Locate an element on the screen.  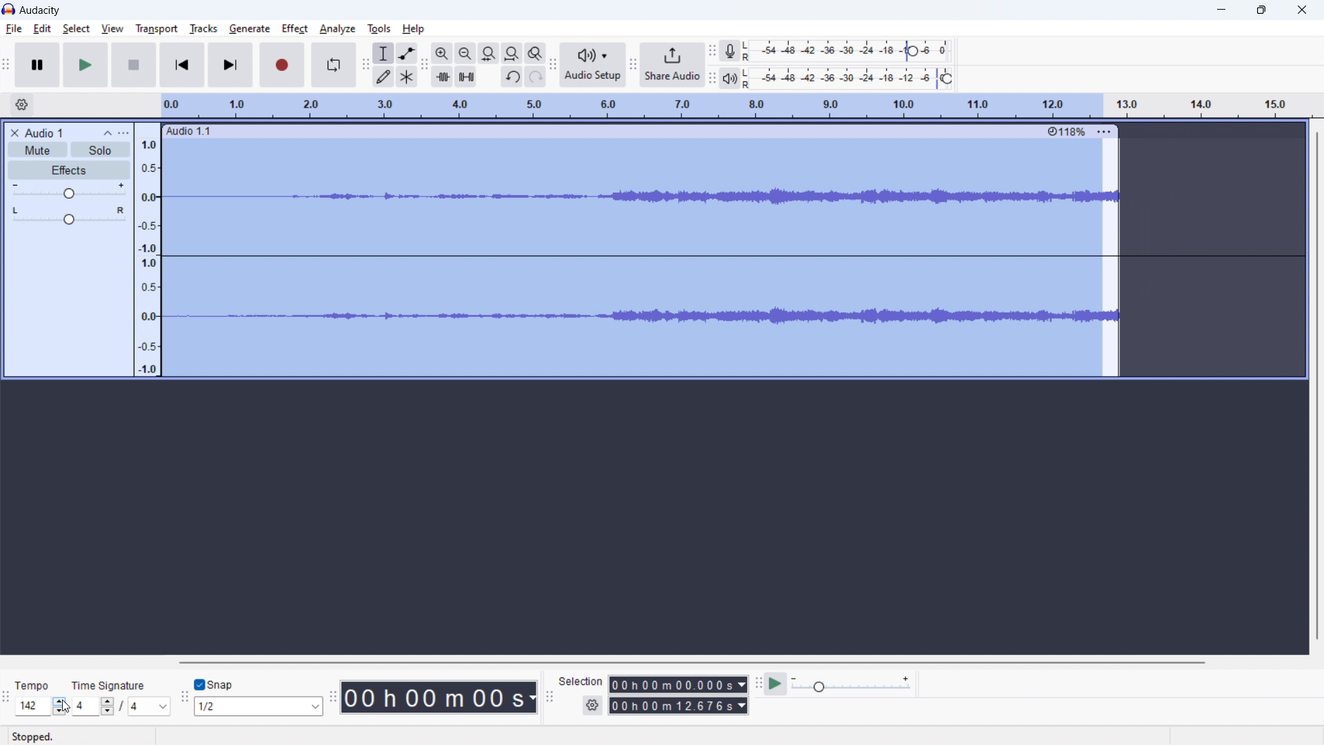
fit project to width is located at coordinates (512, 53).